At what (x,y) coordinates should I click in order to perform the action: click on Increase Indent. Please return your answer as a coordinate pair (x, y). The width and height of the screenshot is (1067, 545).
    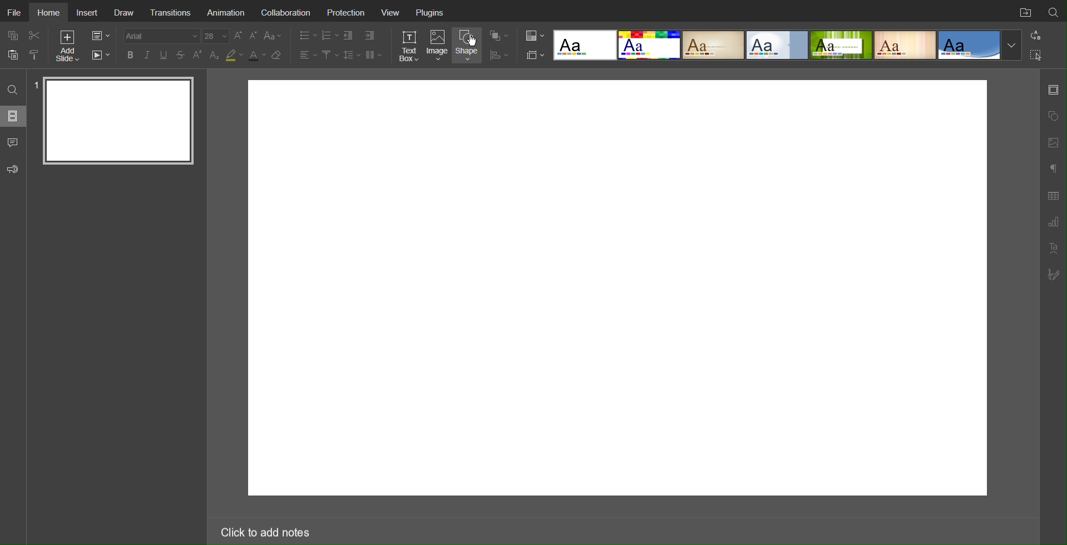
    Looking at the image, I should click on (369, 36).